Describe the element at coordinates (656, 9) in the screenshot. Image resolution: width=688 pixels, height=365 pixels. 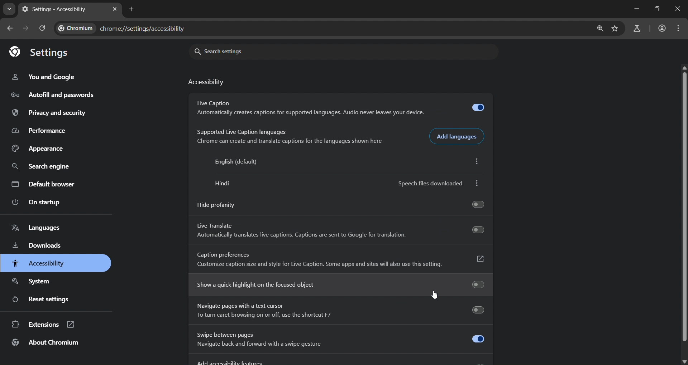
I see `restore down` at that location.